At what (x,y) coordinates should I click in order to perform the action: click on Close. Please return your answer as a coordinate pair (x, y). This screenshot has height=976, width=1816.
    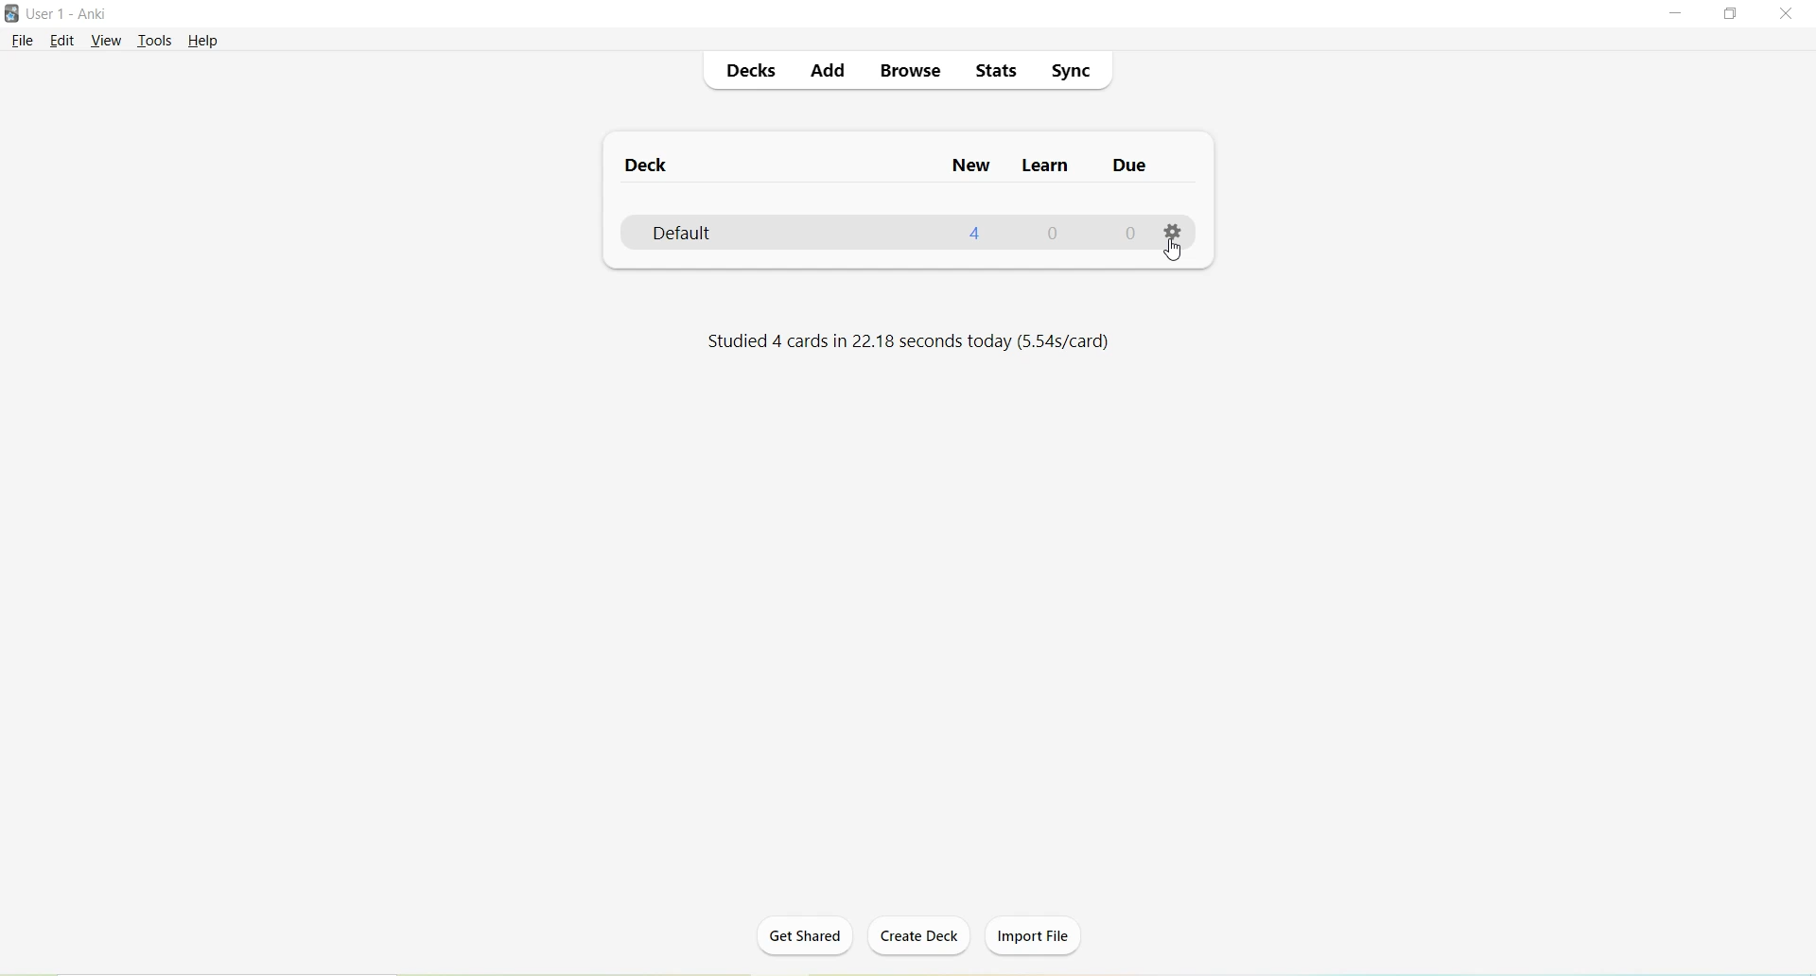
    Looking at the image, I should click on (1784, 17).